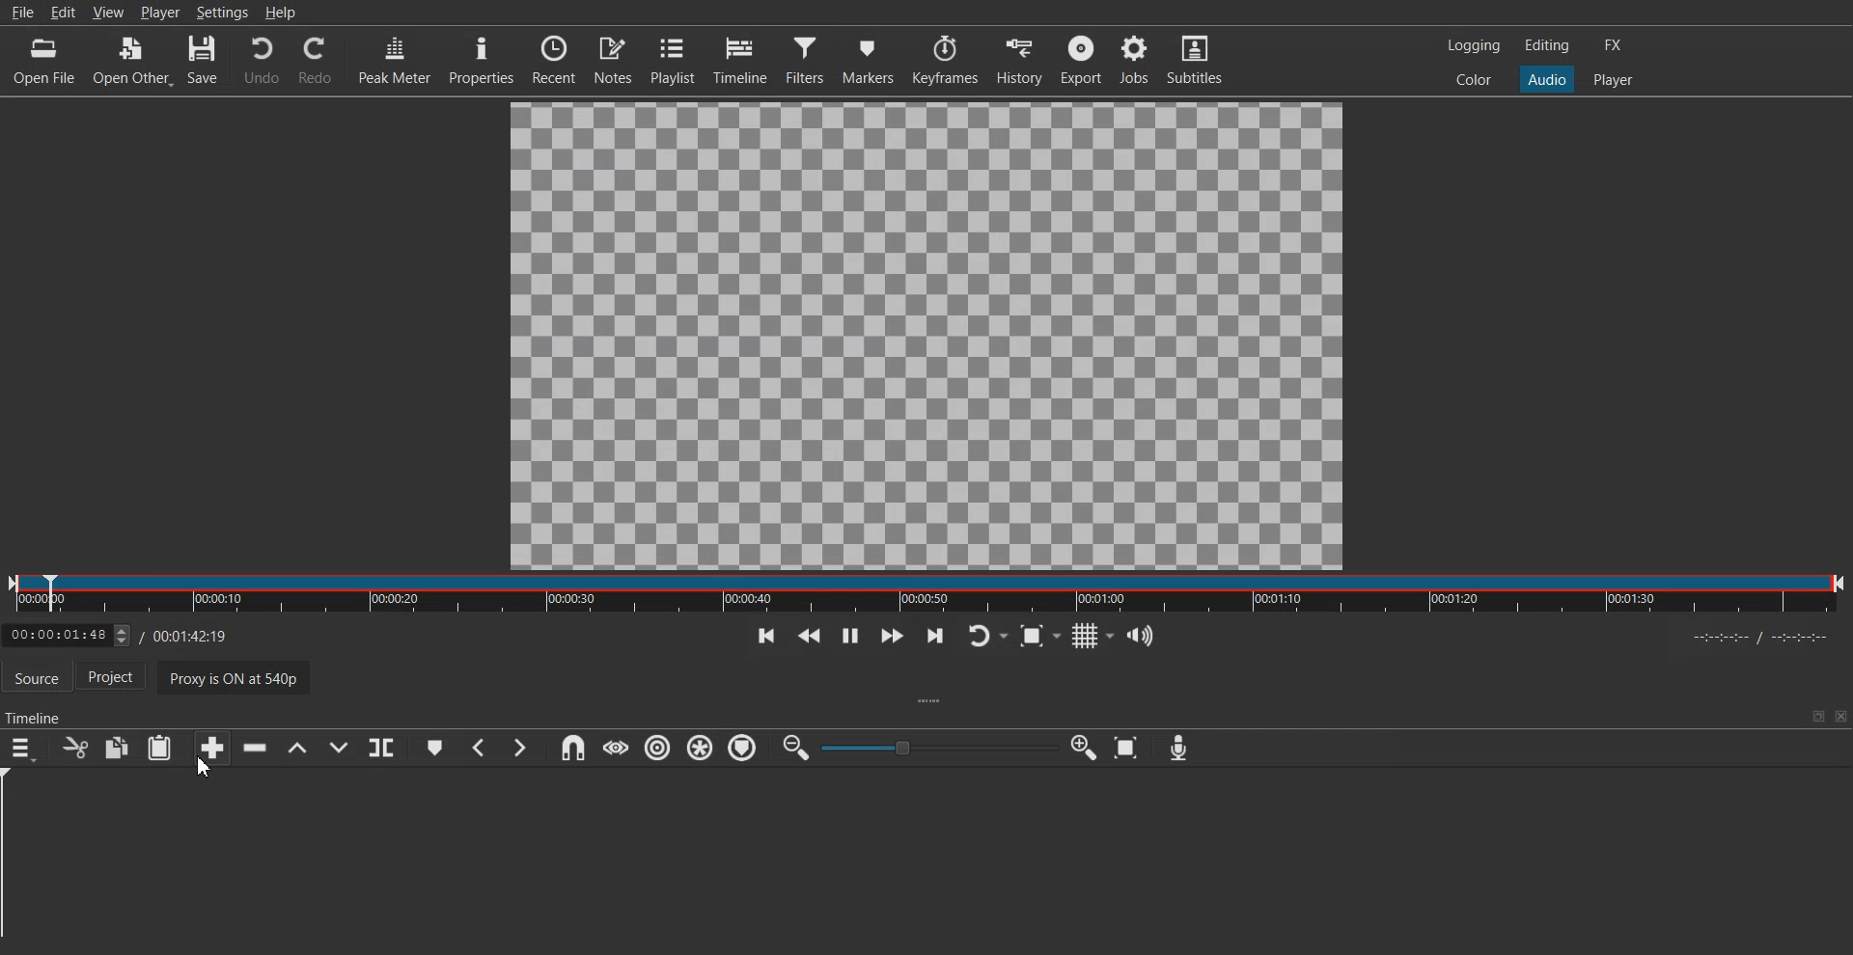  What do you see at coordinates (675, 60) in the screenshot?
I see `Playlist` at bounding box center [675, 60].